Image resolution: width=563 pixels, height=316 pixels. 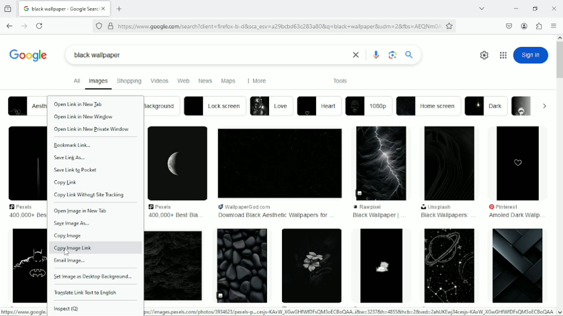 I want to click on videos, so click(x=159, y=80).